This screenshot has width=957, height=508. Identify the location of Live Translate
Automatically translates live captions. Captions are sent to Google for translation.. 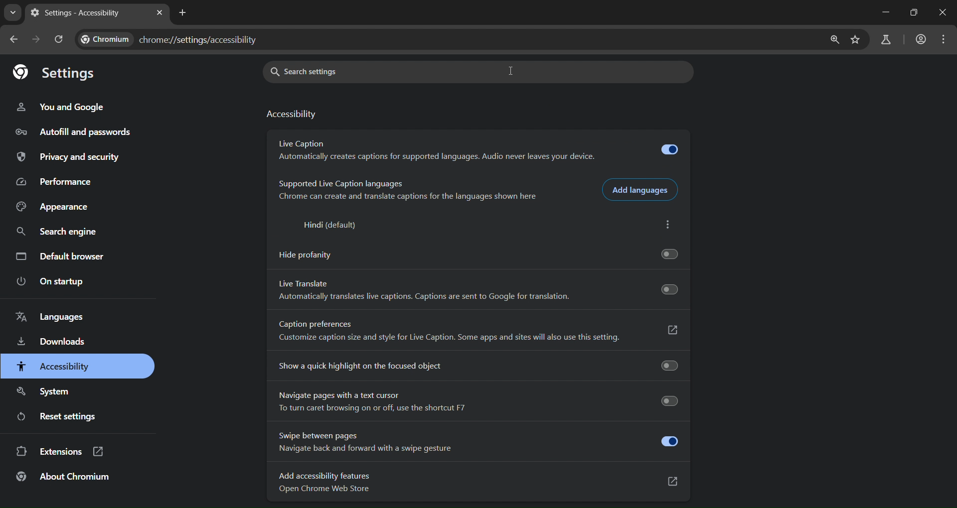
(477, 292).